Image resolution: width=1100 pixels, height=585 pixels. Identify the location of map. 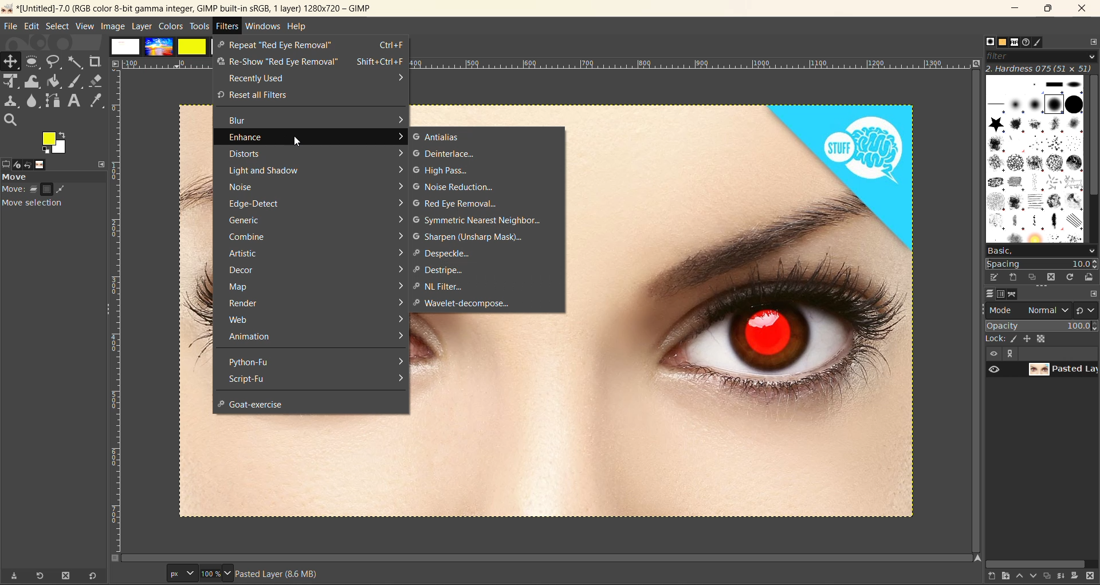
(310, 286).